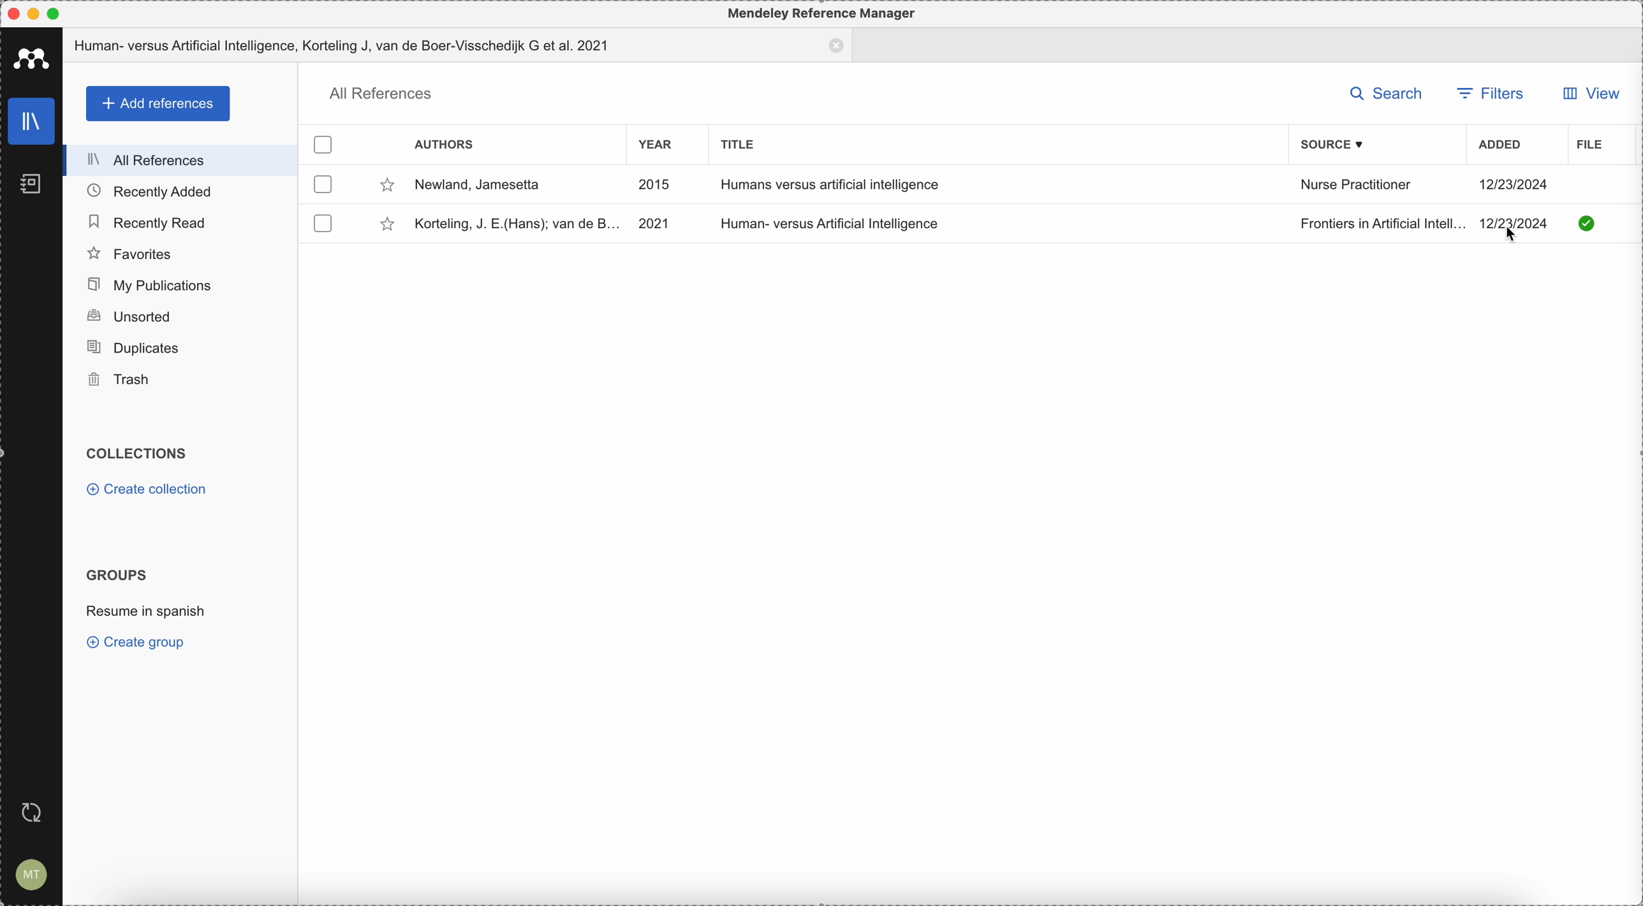  What do you see at coordinates (31, 181) in the screenshot?
I see `notebooks` at bounding box center [31, 181].